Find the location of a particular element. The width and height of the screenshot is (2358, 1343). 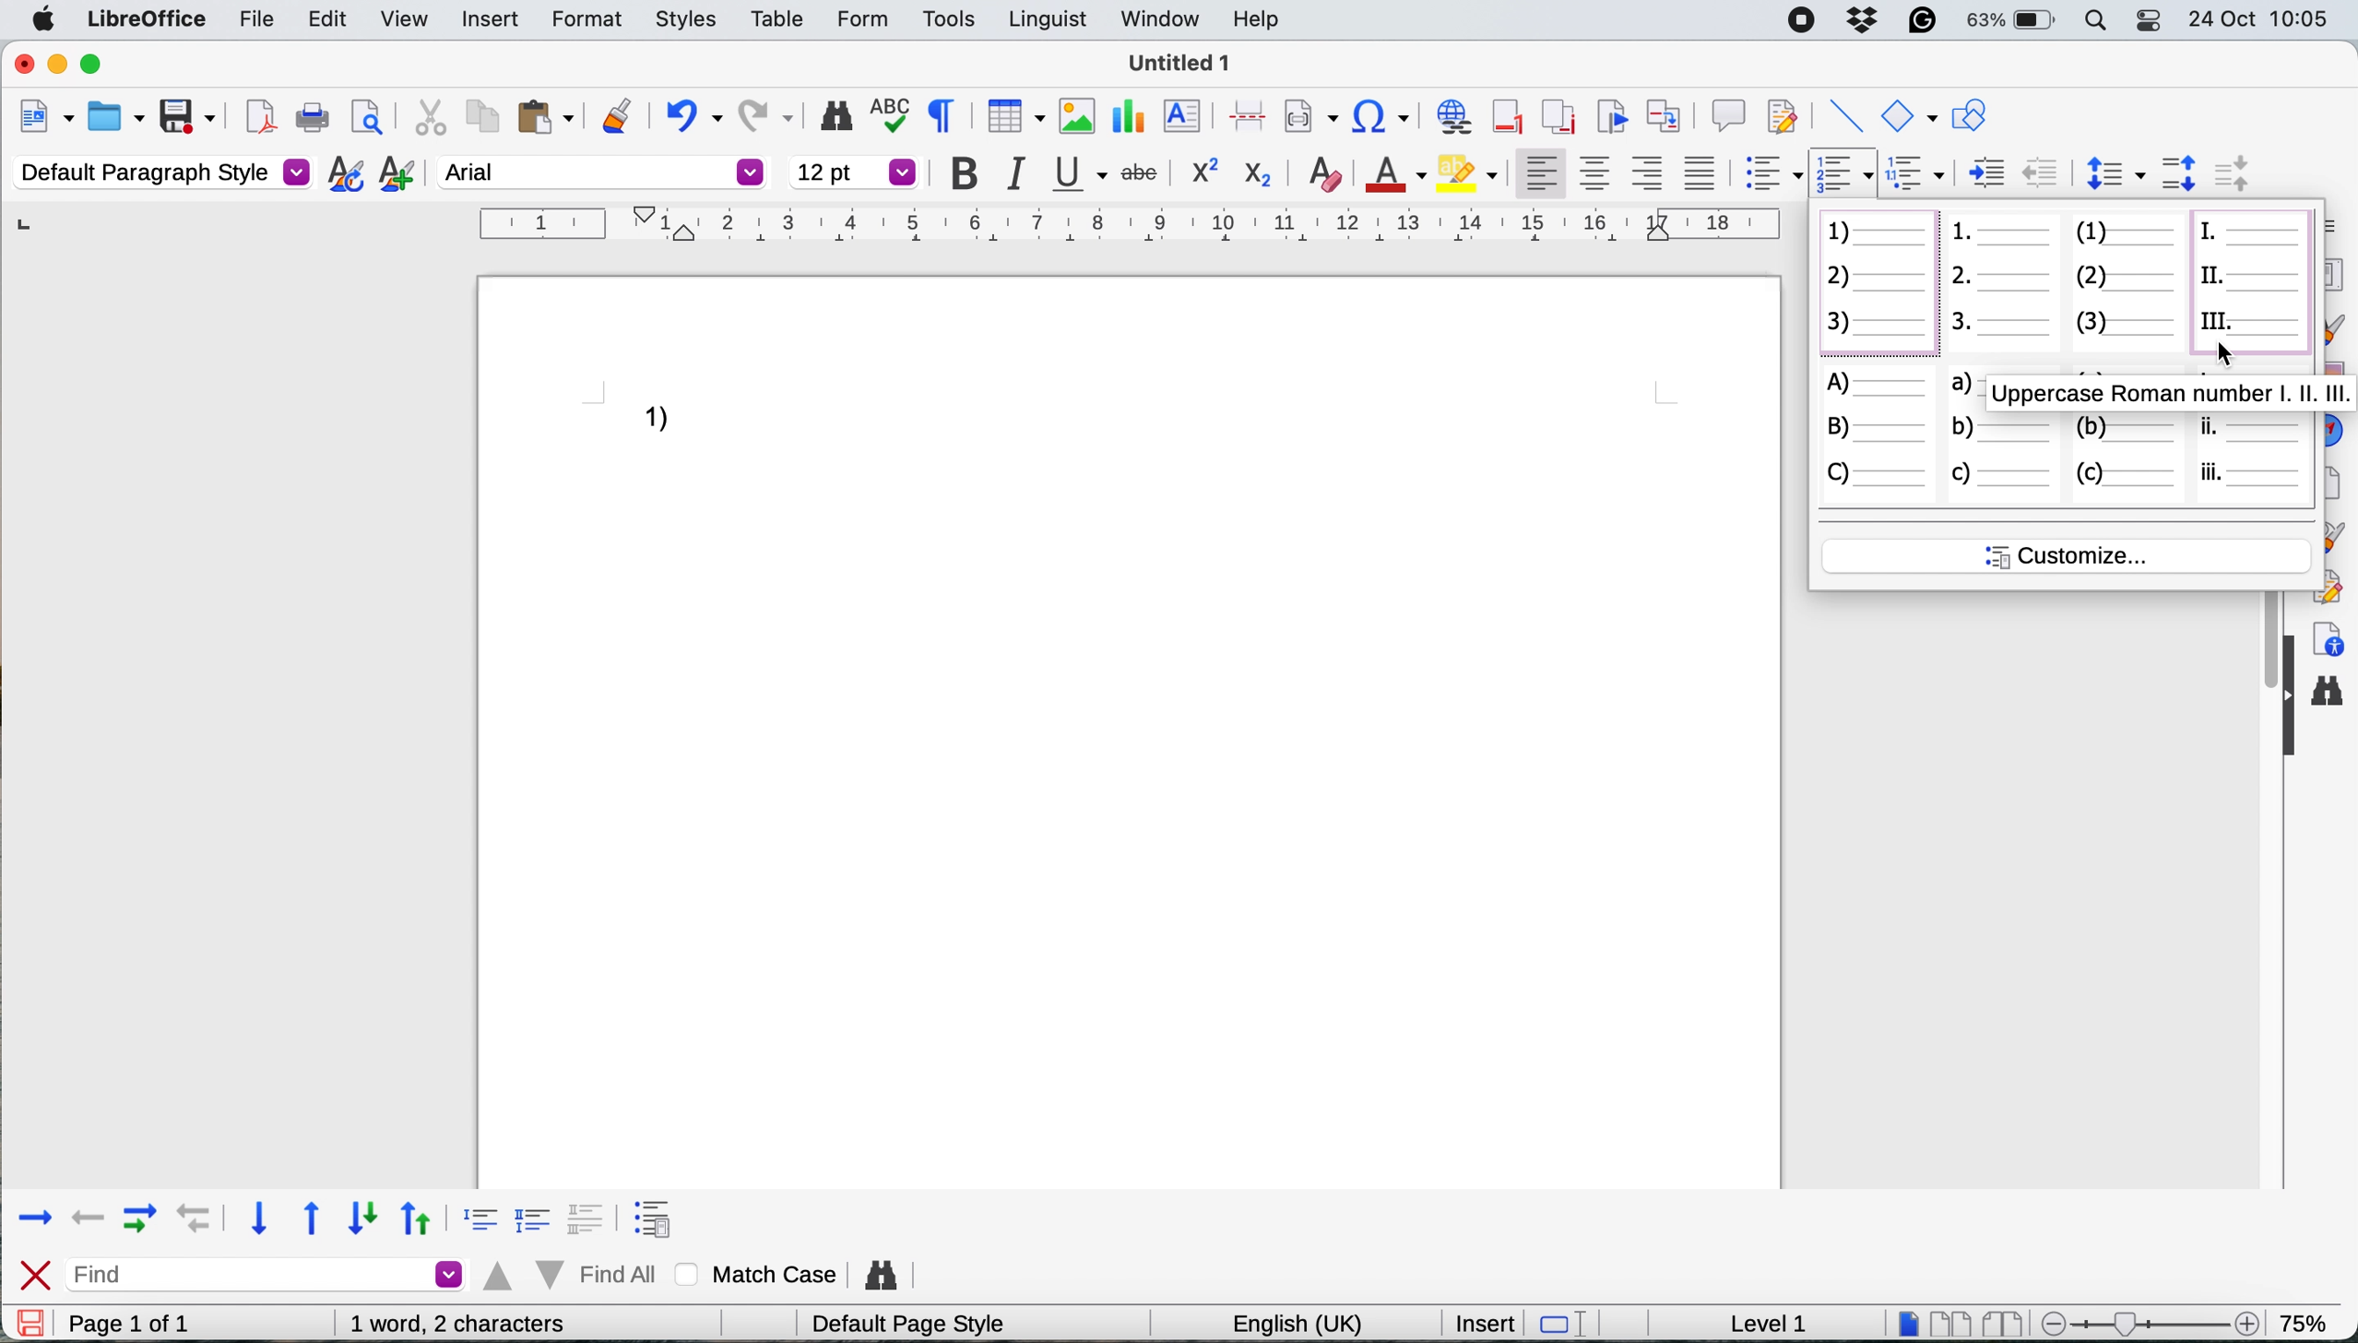

redo is located at coordinates (768, 111).